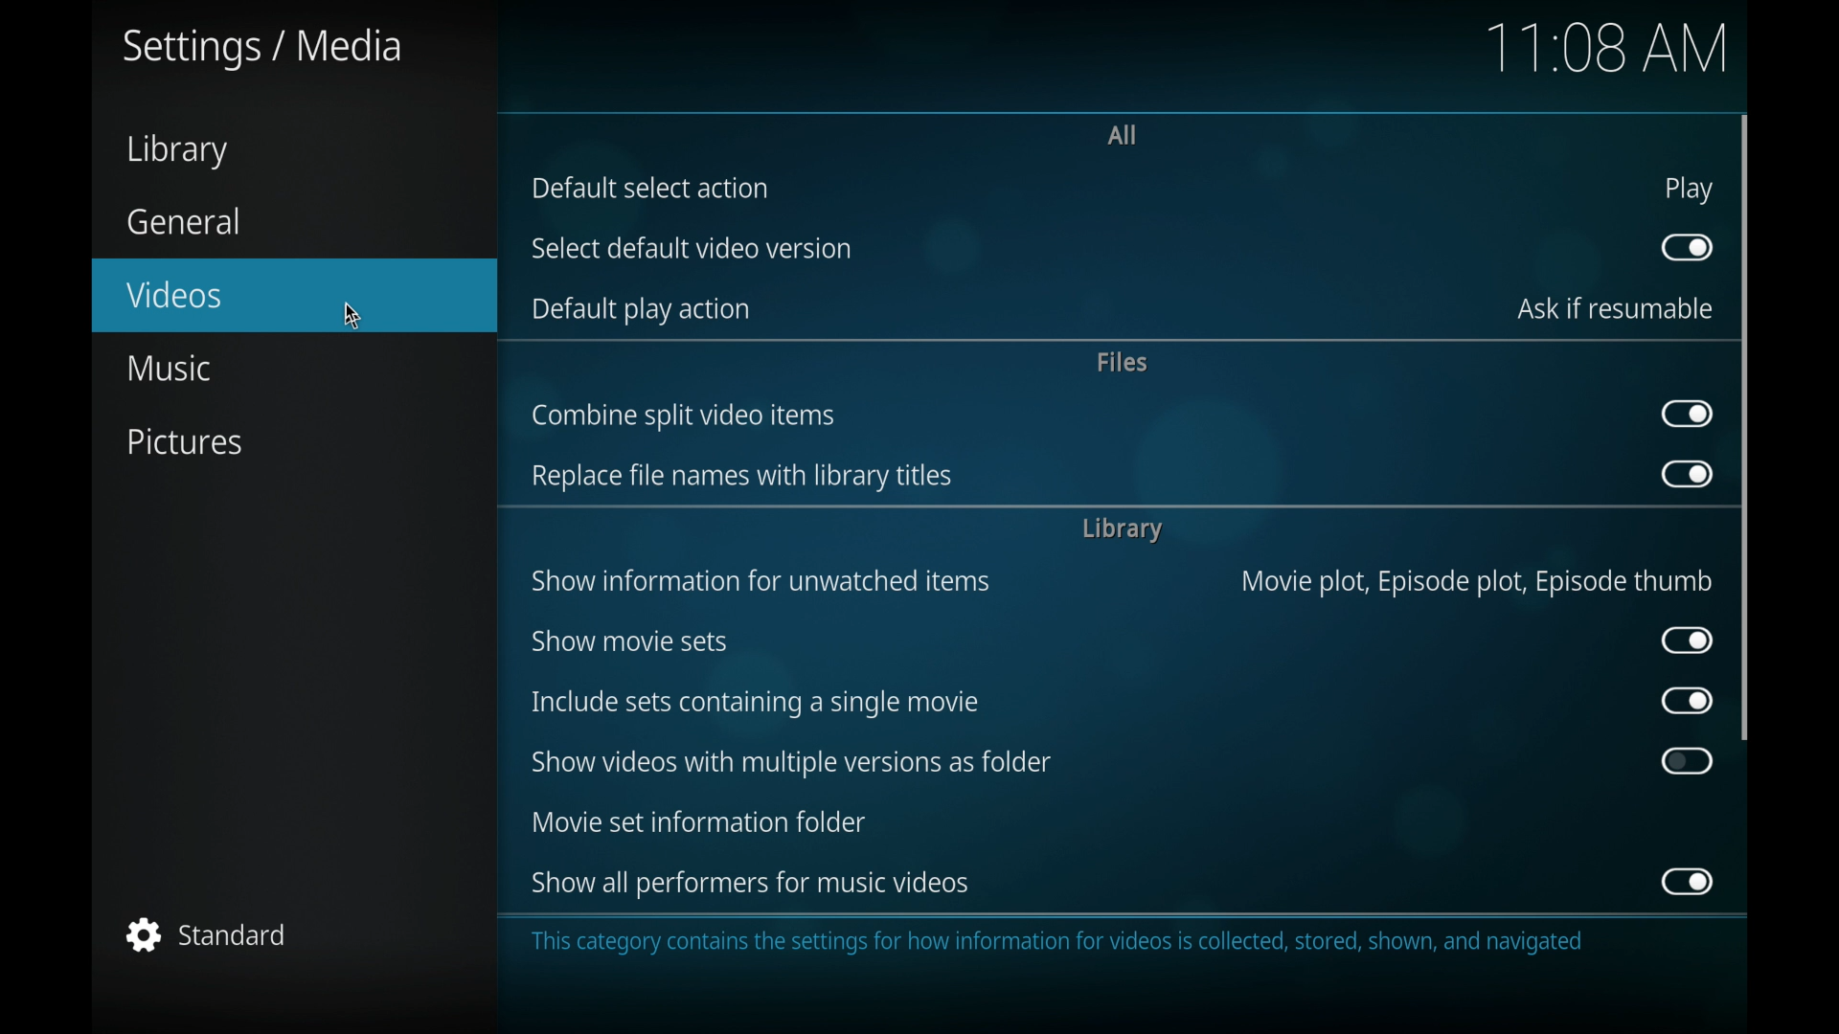 This screenshot has height=1034, width=1839. Describe the element at coordinates (1616, 309) in the screenshot. I see `ask if resumable` at that location.